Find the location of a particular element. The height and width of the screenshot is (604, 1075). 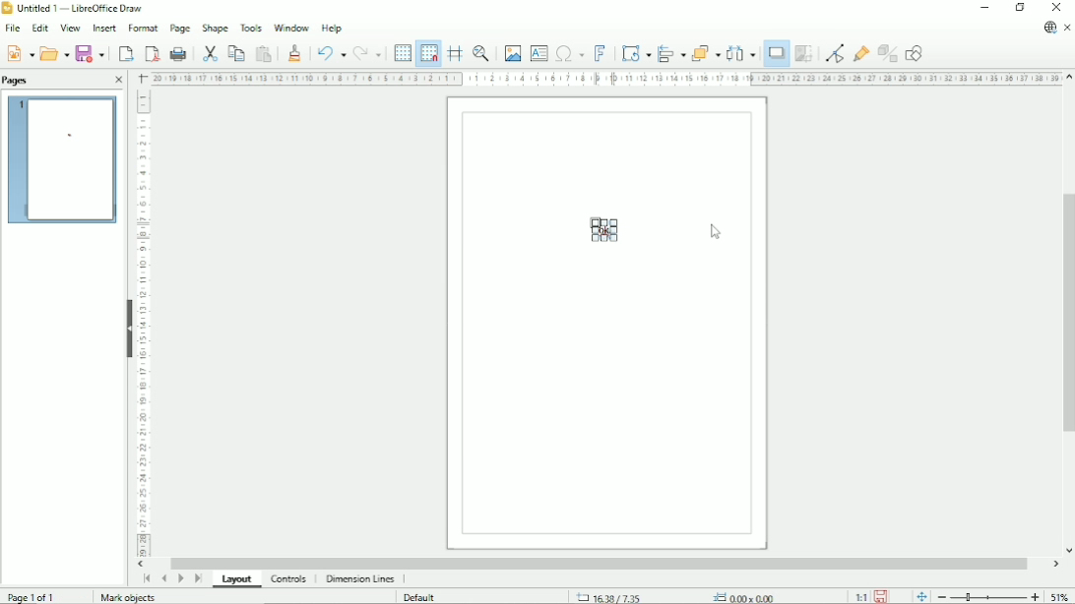

Dimension lines is located at coordinates (360, 578).